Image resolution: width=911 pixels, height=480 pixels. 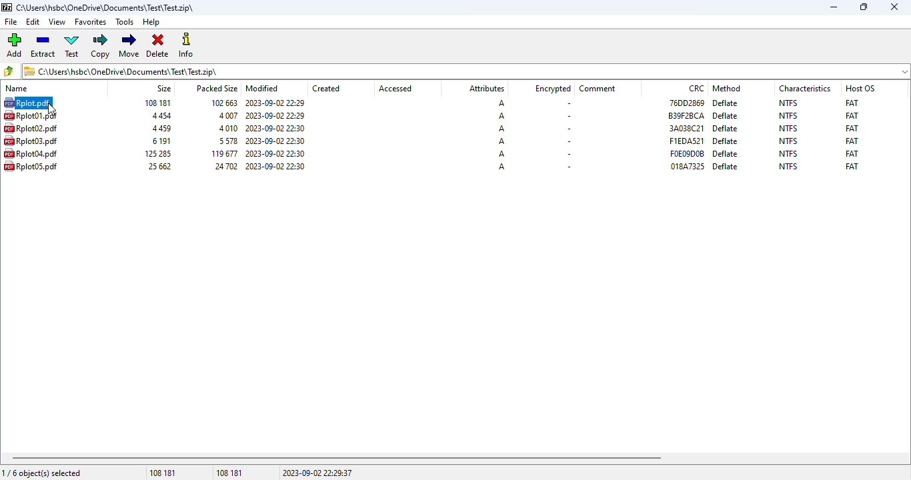 I want to click on packed size, so click(x=227, y=115).